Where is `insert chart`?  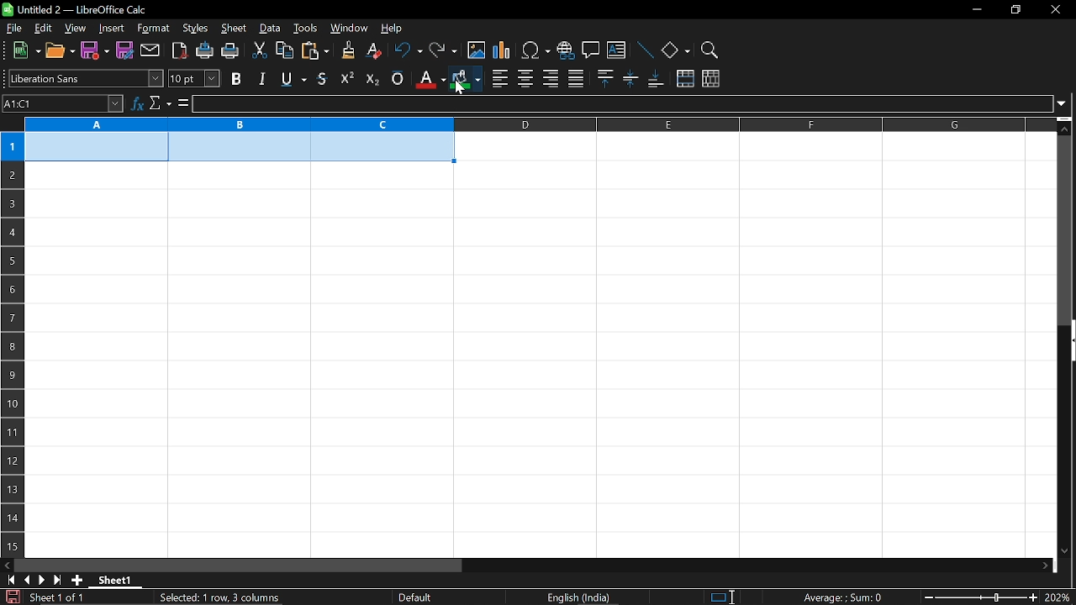 insert chart is located at coordinates (503, 51).